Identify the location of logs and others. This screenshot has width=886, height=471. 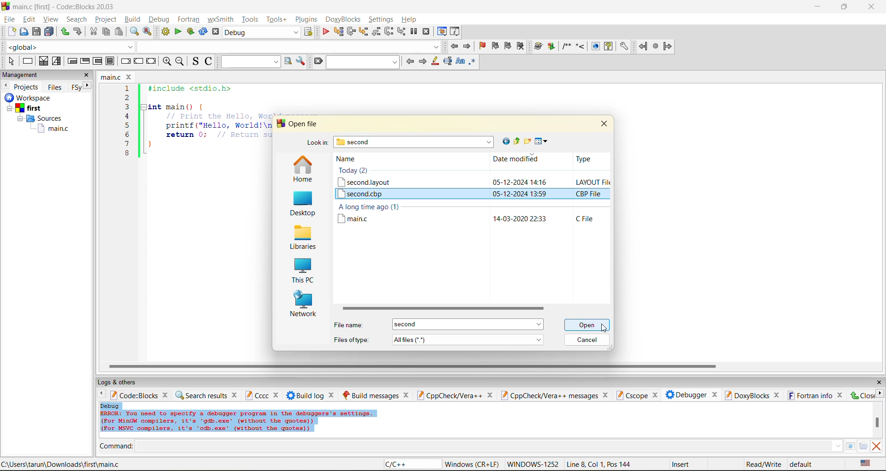
(123, 382).